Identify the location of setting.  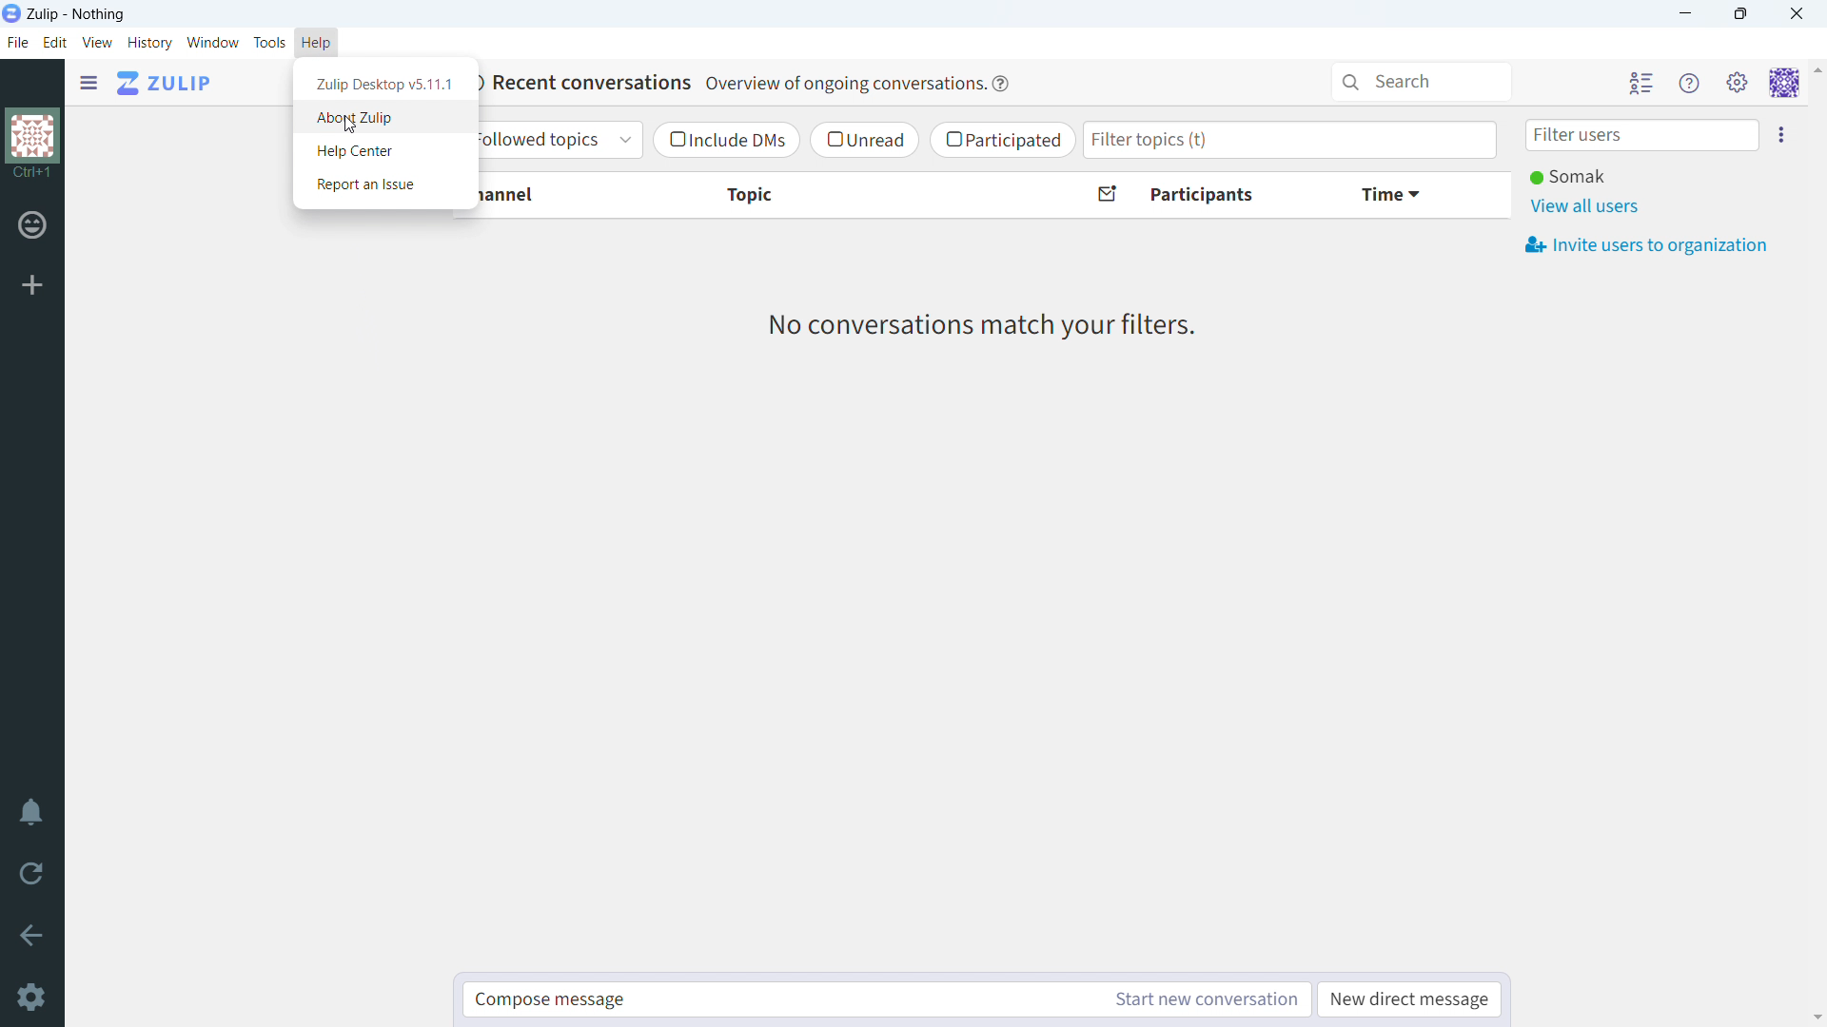
(1738, 82).